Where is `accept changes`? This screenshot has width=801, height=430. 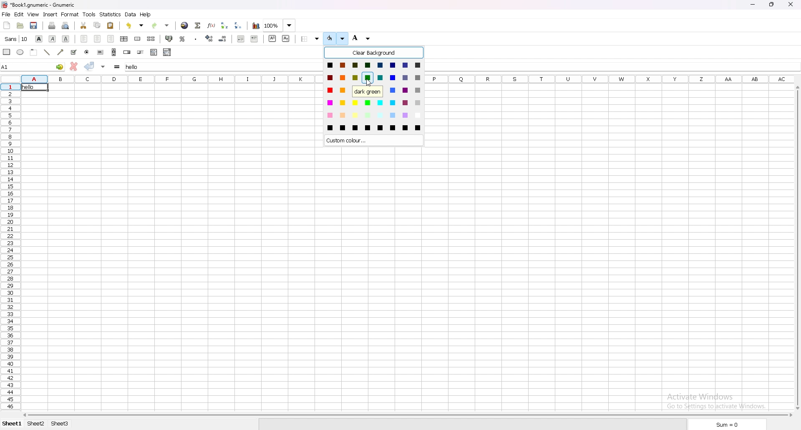
accept changes is located at coordinates (90, 66).